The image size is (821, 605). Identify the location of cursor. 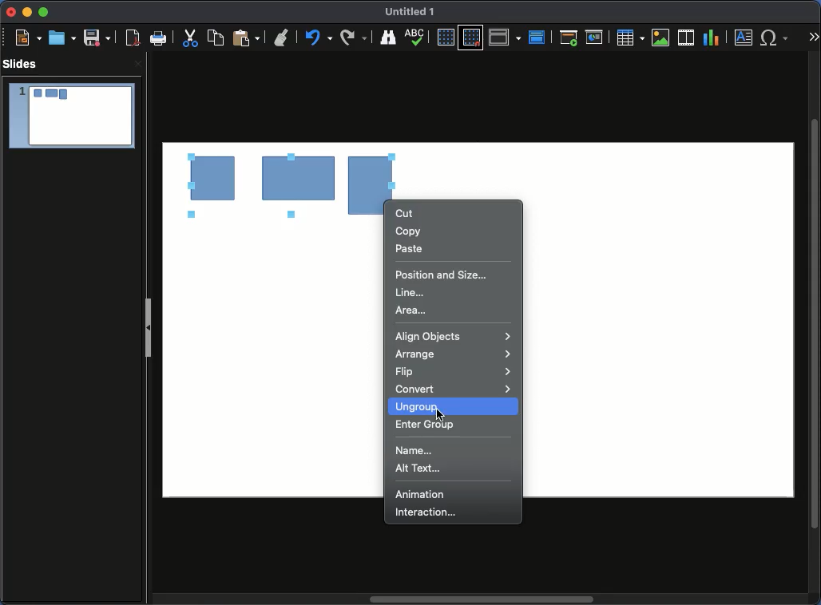
(442, 413).